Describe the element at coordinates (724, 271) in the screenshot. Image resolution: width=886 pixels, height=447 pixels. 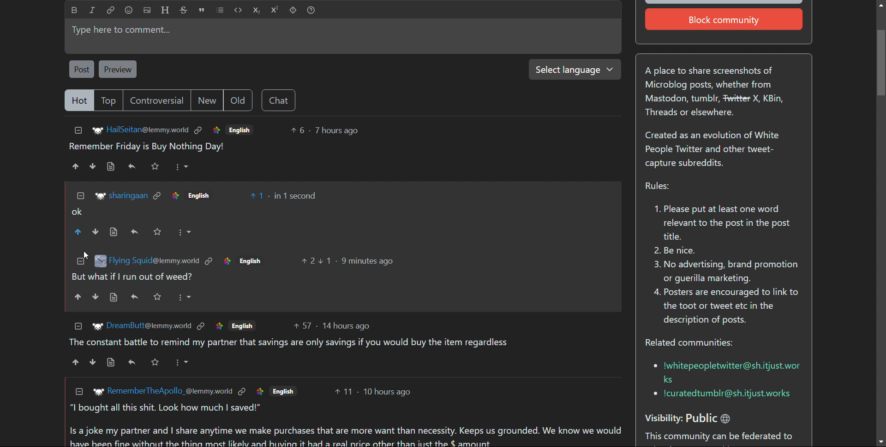
I see `3. No advertising, brand promotion
or guerilla marketing.` at that location.